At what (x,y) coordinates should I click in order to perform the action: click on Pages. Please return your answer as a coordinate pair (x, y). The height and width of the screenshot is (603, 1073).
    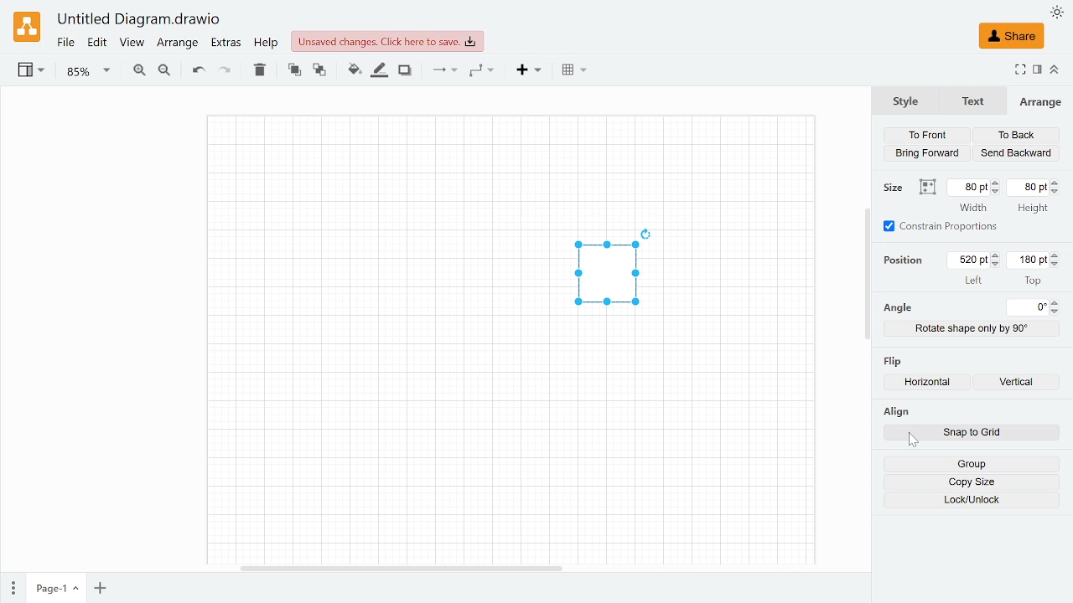
    Looking at the image, I should click on (12, 589).